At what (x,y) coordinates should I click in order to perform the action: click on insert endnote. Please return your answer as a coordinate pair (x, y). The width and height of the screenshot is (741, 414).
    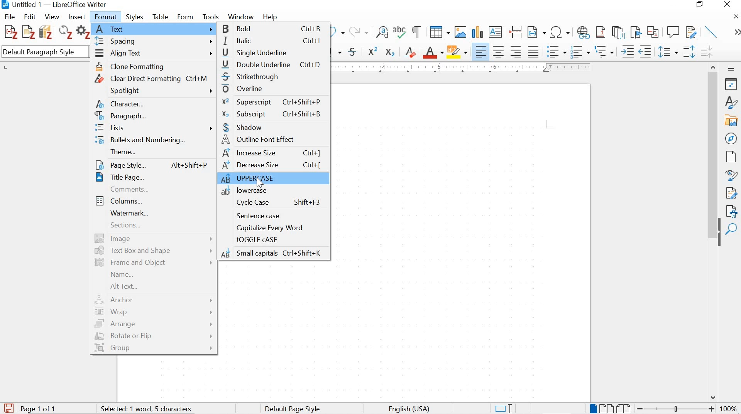
    Looking at the image, I should click on (618, 32).